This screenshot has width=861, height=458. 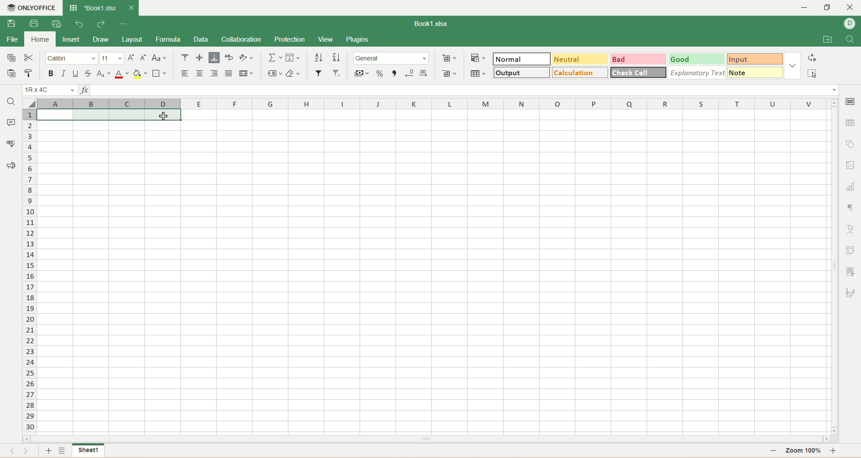 What do you see at coordinates (76, 74) in the screenshot?
I see `underline` at bounding box center [76, 74].